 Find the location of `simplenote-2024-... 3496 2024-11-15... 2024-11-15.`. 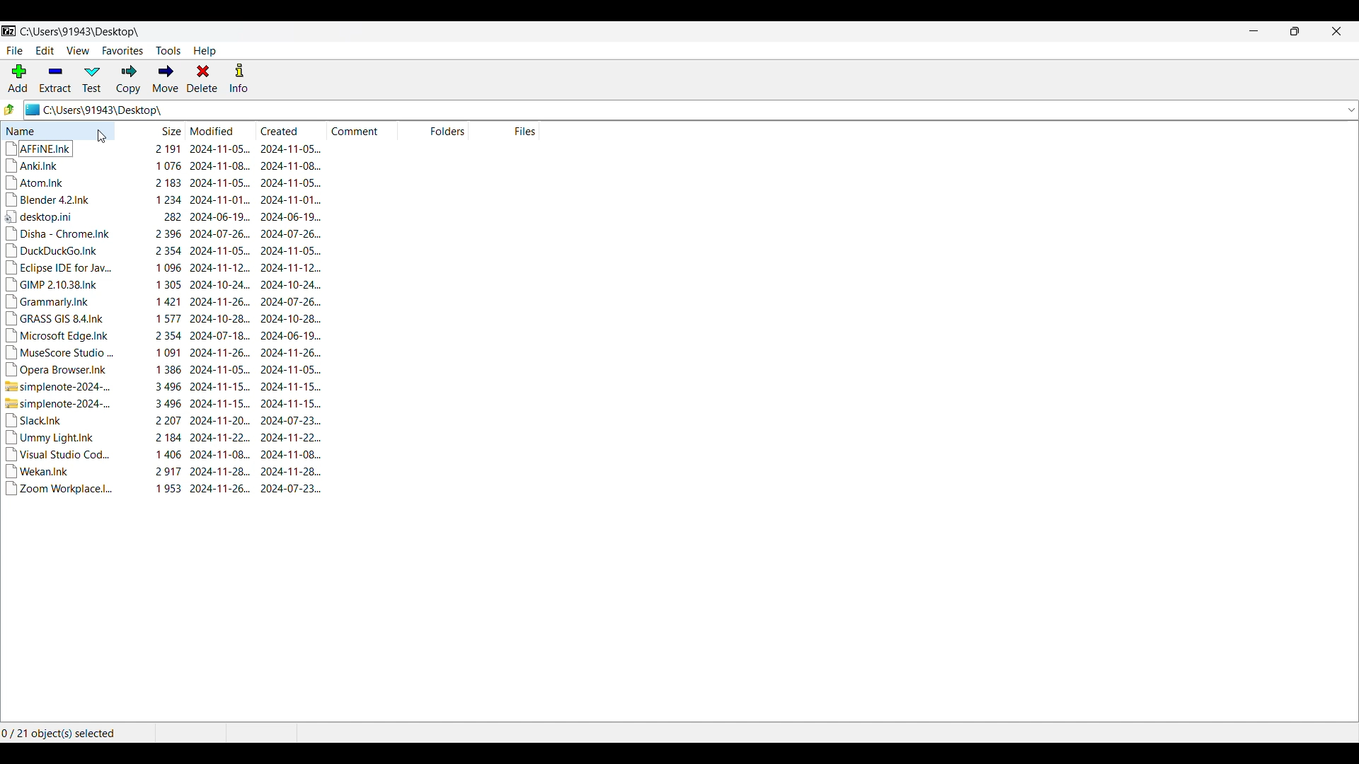

simplenote-2024-... 3496 2024-11-15... 2024-11-15. is located at coordinates (164, 405).